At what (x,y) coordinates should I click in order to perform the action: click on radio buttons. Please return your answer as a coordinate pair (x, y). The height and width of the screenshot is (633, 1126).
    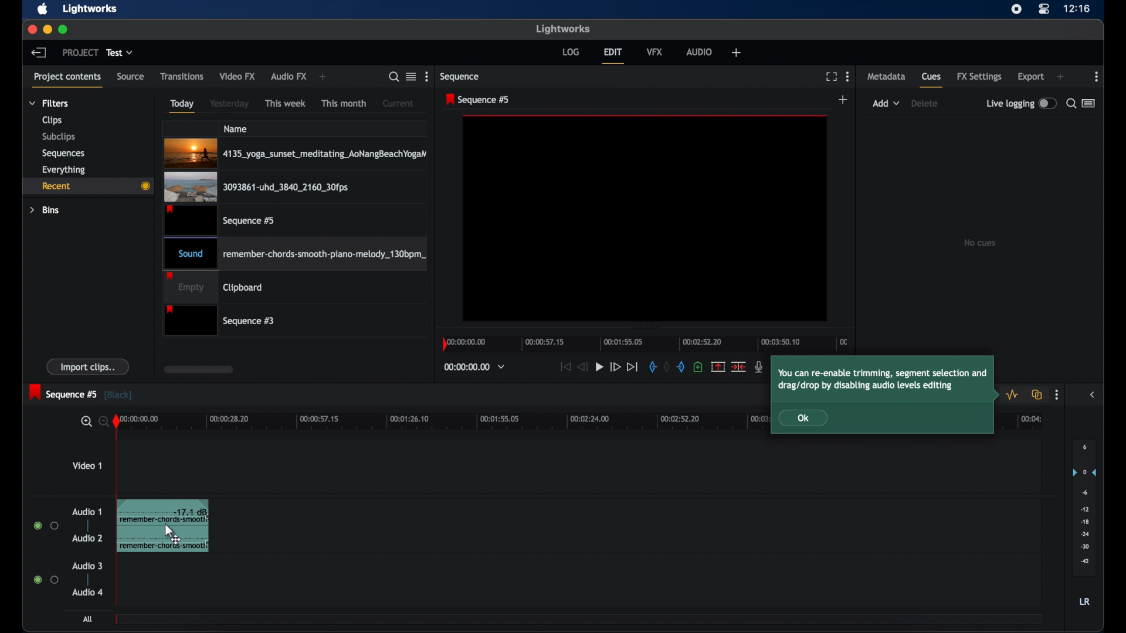
    Looking at the image, I should click on (46, 526).